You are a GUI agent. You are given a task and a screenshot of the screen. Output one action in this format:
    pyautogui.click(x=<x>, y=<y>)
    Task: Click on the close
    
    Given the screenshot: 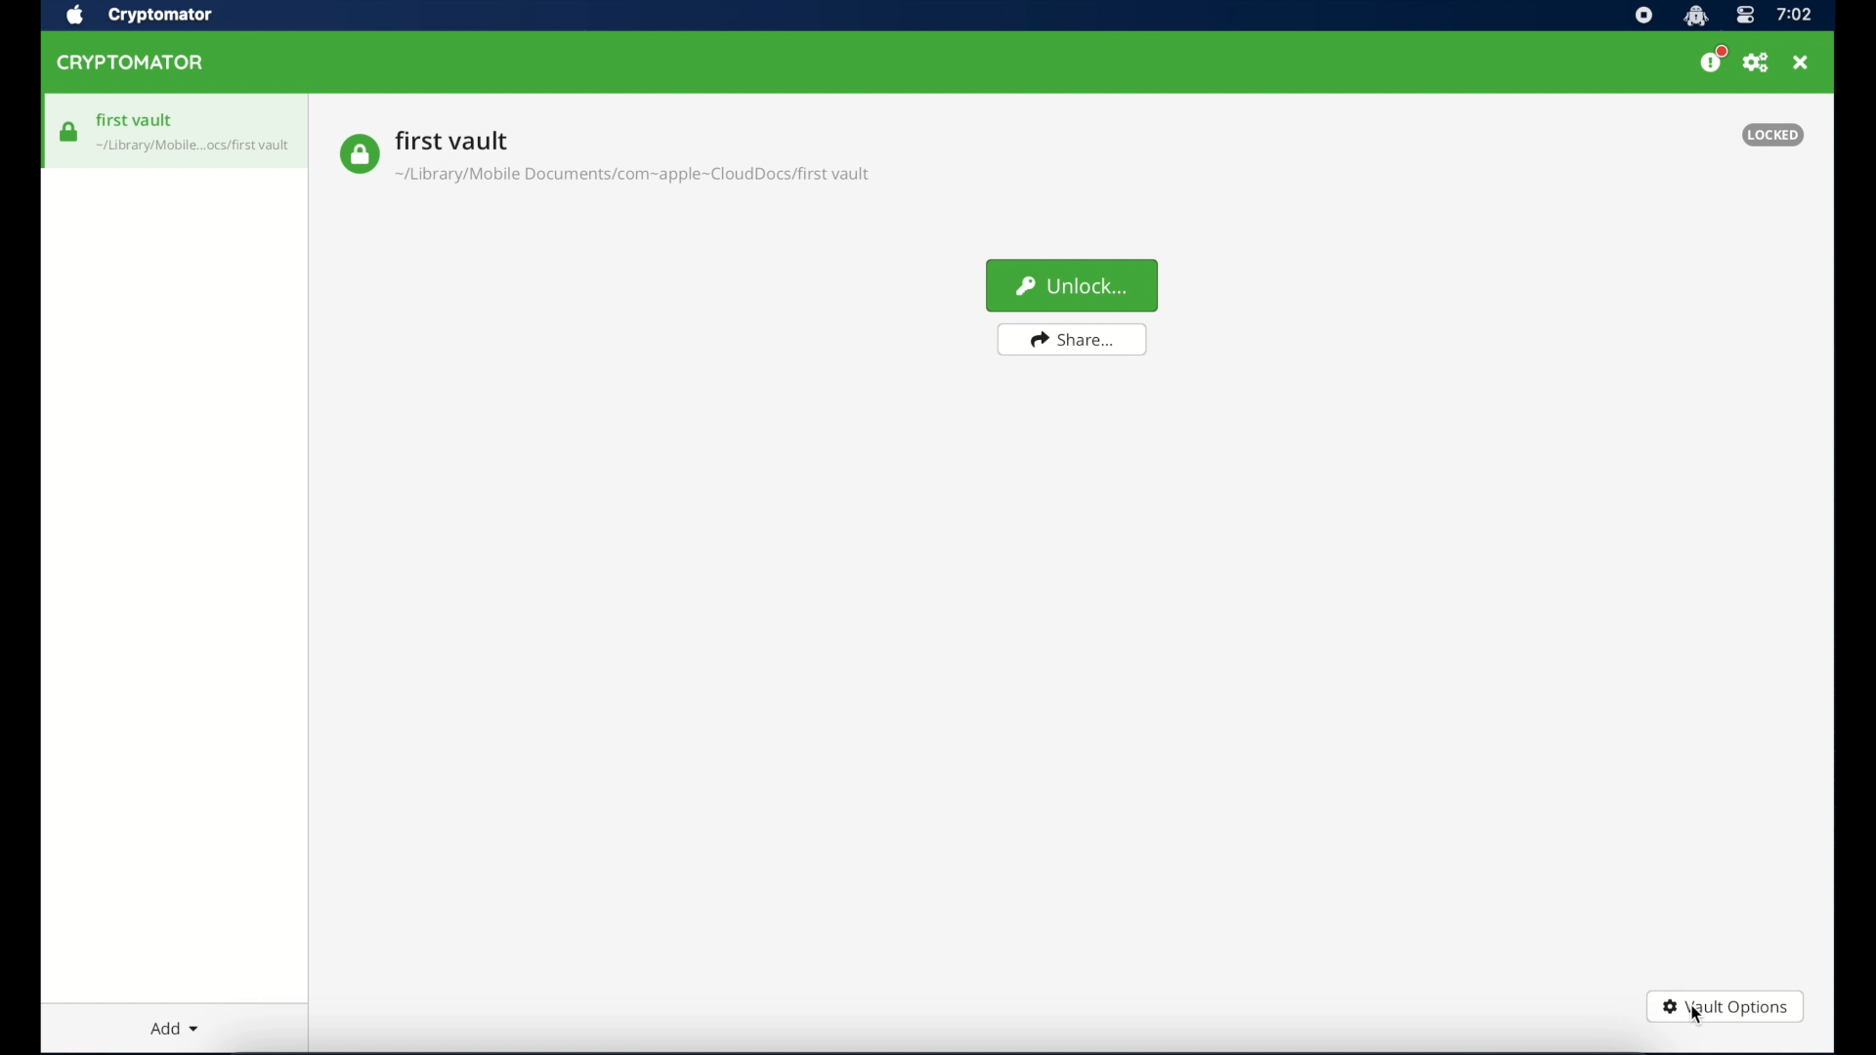 What is the action you would take?
    pyautogui.click(x=1801, y=63)
    